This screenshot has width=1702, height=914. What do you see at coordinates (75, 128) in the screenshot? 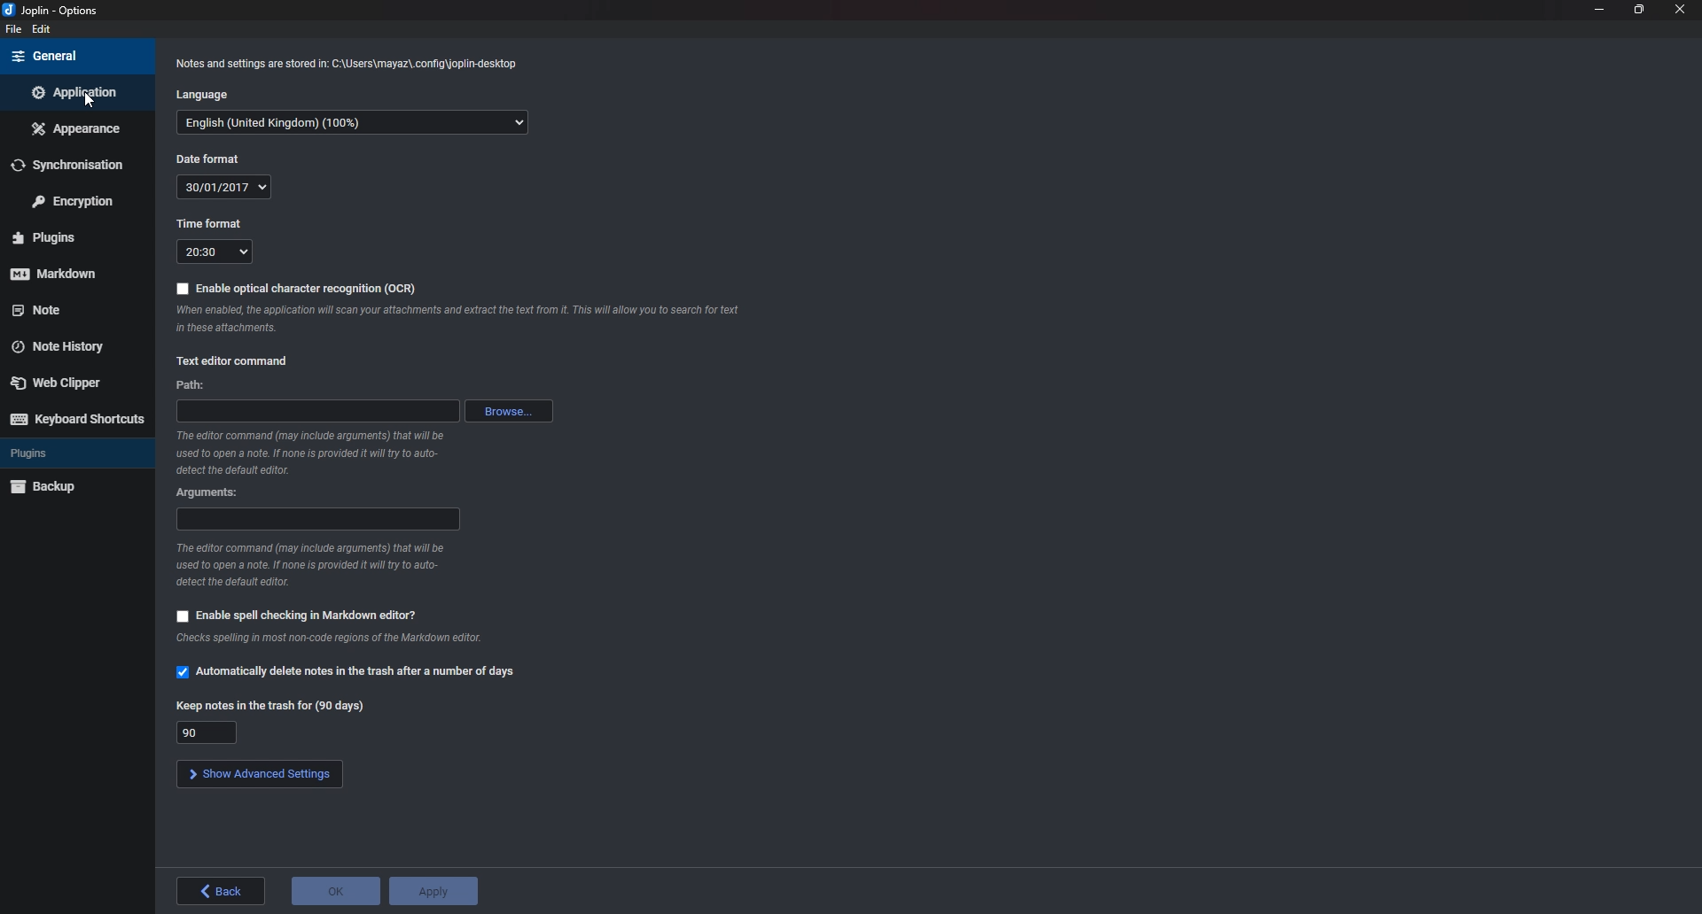
I see `Appearance` at bounding box center [75, 128].